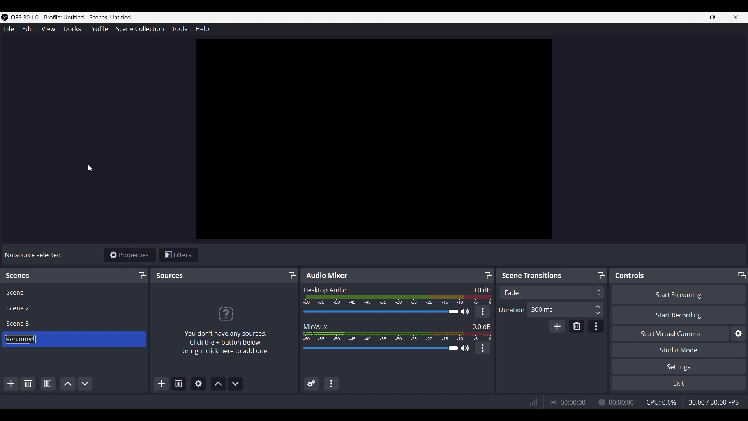 Image resolution: width=748 pixels, height=421 pixels. Describe the element at coordinates (225, 343) in the screenshot. I see `You don't have any sources. Click the + button below, or right click to add one. ` at that location.